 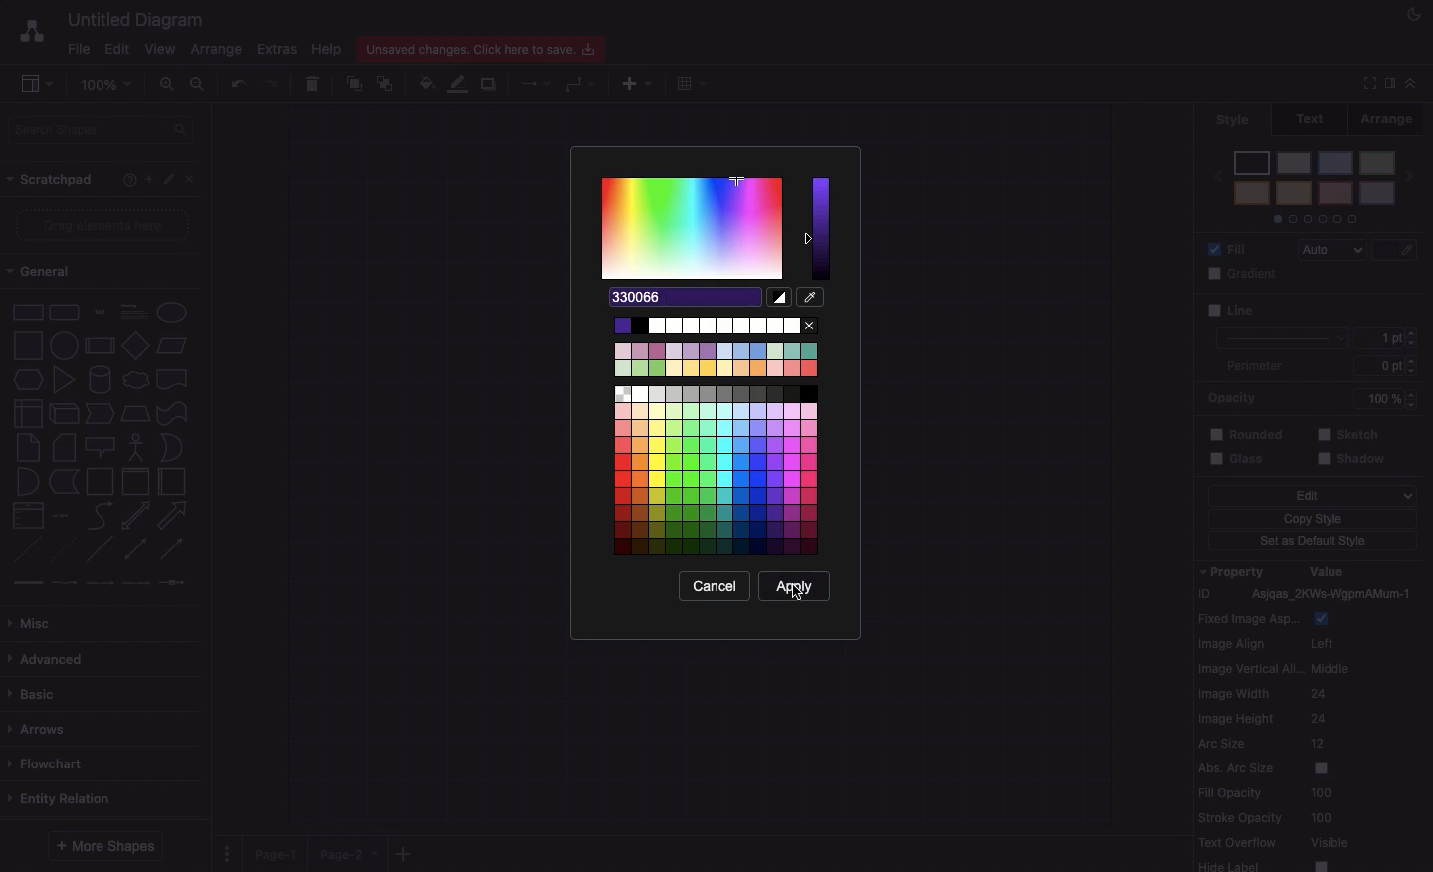 I want to click on internal storage, so click(x=26, y=412).